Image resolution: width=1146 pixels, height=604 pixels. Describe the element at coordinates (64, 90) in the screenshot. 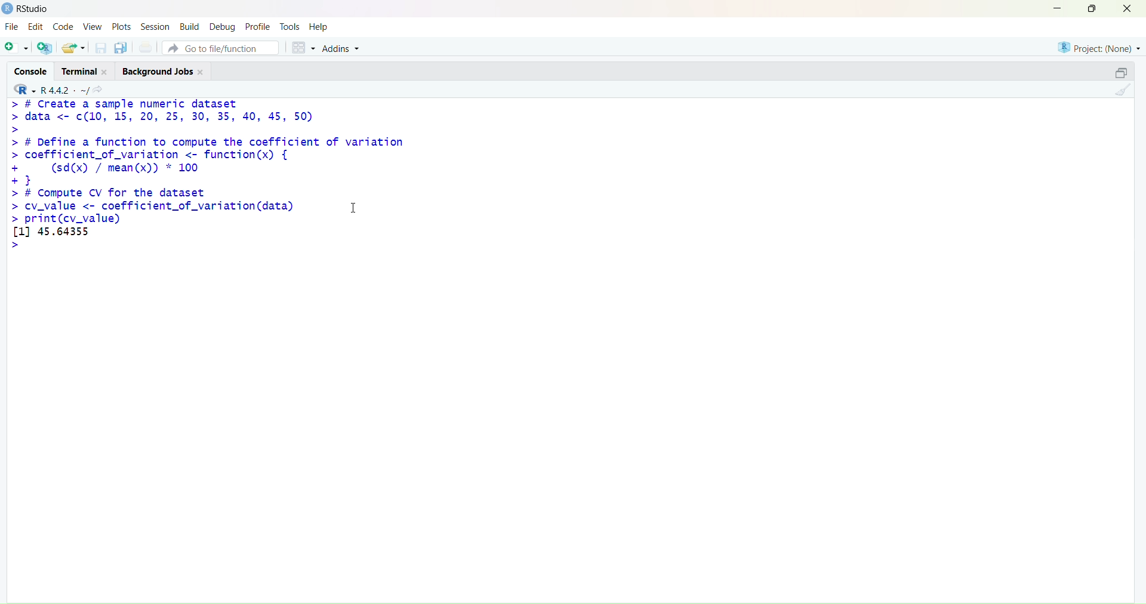

I see `R 4.4.2 ~/` at that location.